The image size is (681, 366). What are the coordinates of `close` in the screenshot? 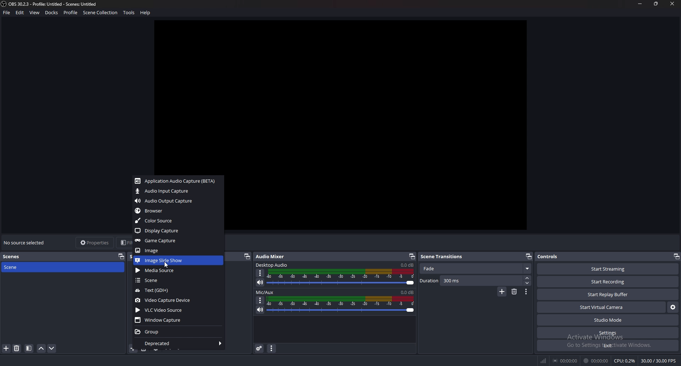 It's located at (673, 5).